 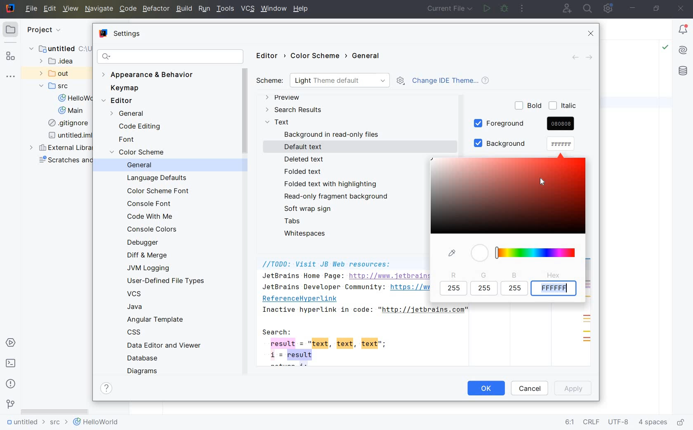 I want to click on system name, so click(x=10, y=9).